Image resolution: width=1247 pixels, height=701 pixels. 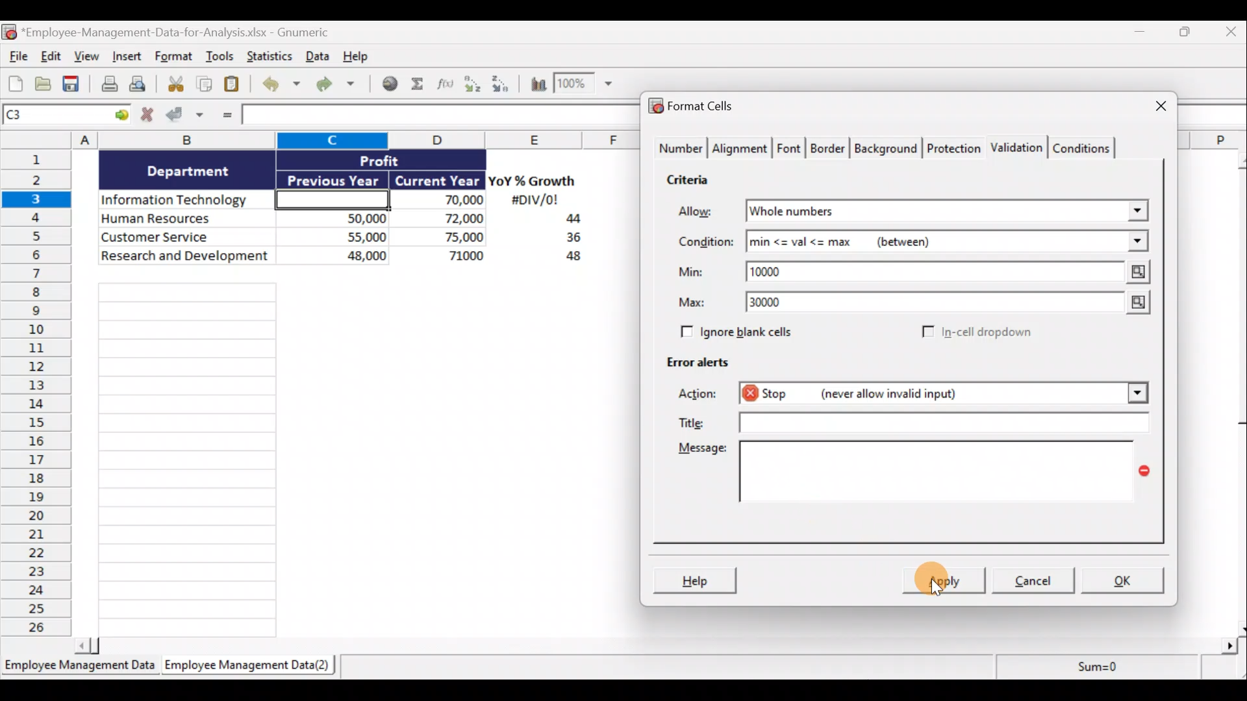 I want to click on Number, so click(x=679, y=149).